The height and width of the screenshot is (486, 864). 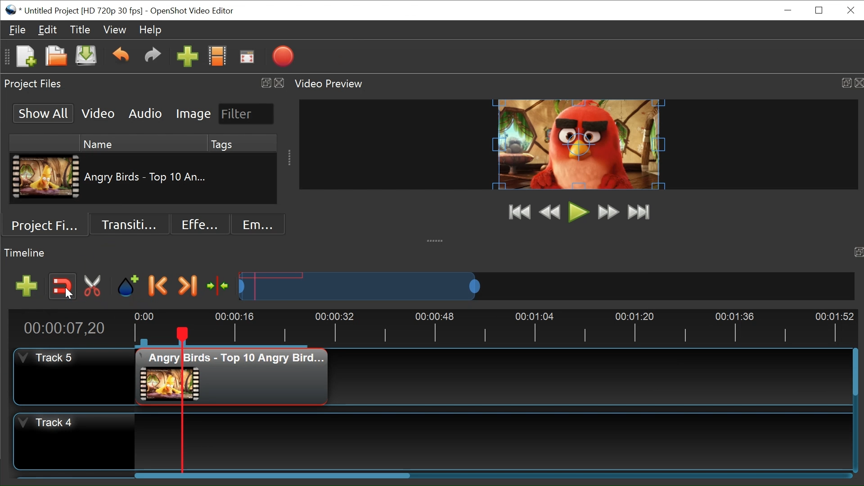 What do you see at coordinates (547, 286) in the screenshot?
I see `Zoom Slider` at bounding box center [547, 286].